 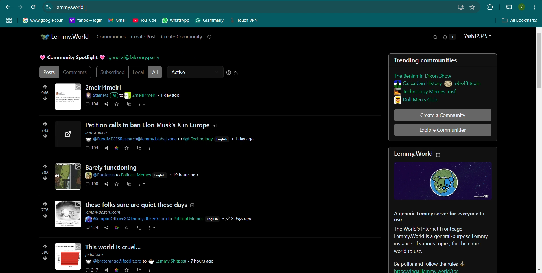 What do you see at coordinates (69, 214) in the screenshot?
I see `image` at bounding box center [69, 214].